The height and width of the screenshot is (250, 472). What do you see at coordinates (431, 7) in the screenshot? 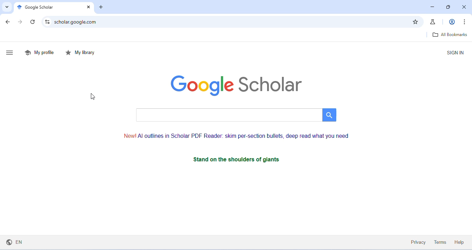
I see `minimize` at bounding box center [431, 7].